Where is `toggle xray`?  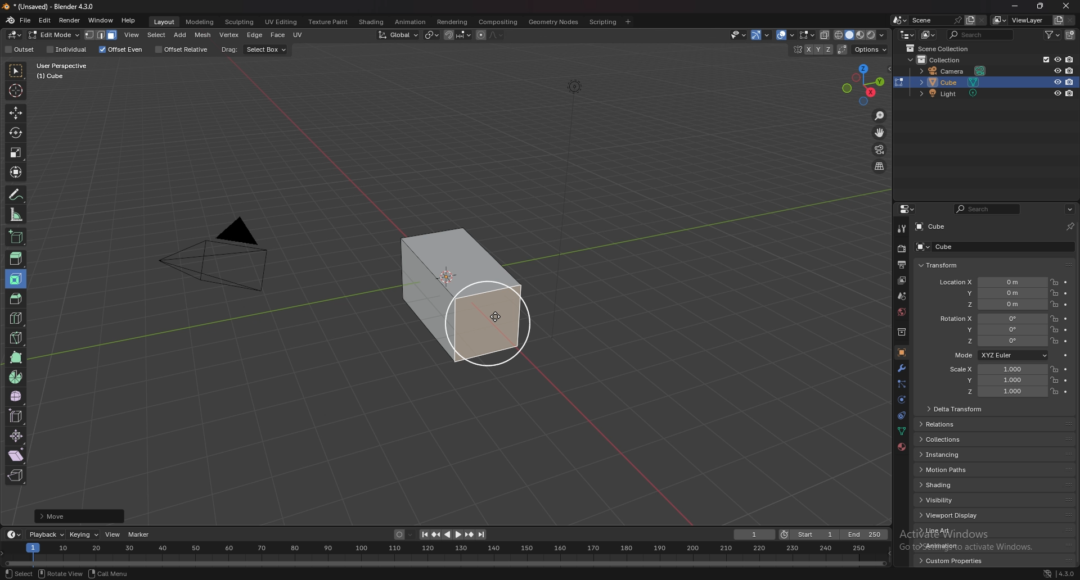
toggle xray is located at coordinates (826, 35).